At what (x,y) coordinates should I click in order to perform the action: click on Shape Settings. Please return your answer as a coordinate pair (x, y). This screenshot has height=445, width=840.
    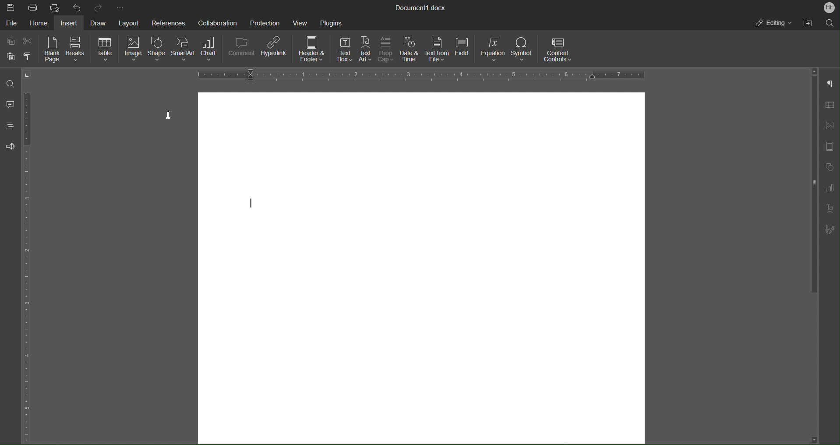
    Looking at the image, I should click on (829, 168).